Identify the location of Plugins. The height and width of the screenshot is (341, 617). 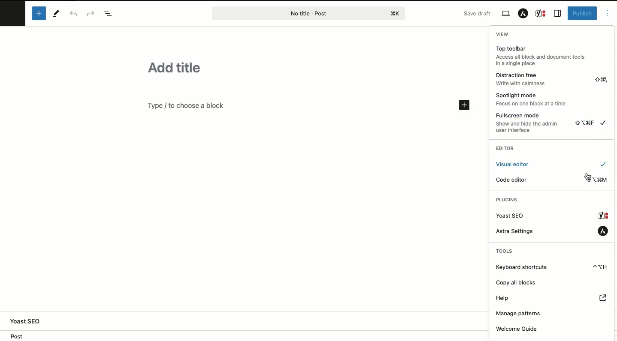
(507, 200).